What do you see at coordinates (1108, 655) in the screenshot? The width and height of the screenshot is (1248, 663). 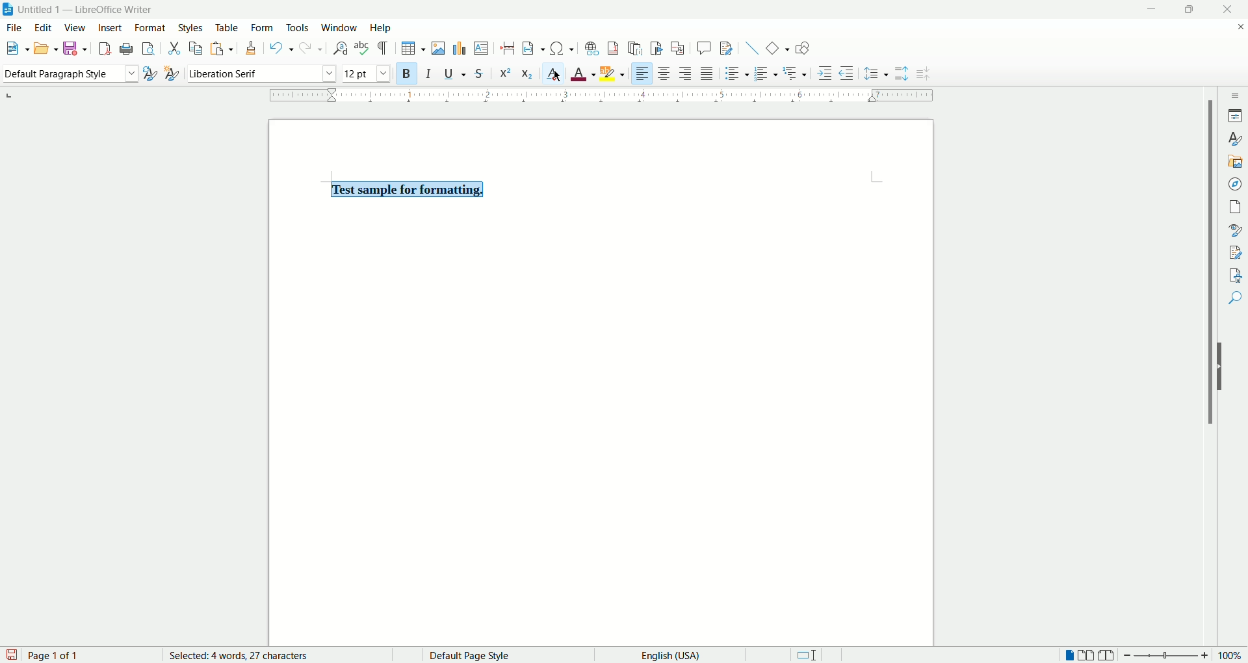 I see `book view` at bounding box center [1108, 655].